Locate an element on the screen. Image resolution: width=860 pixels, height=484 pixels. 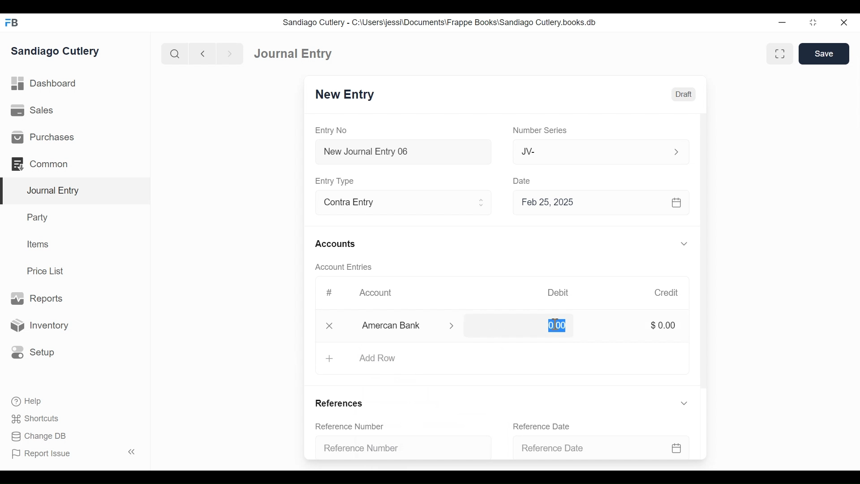
Common is located at coordinates (44, 164).